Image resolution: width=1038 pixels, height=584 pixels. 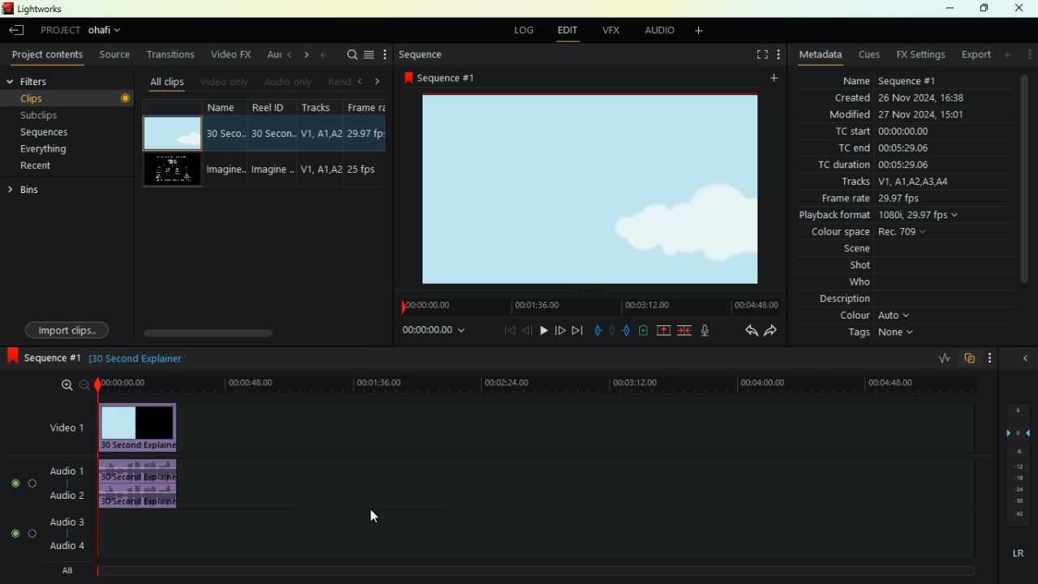 What do you see at coordinates (142, 484) in the screenshot?
I see `audio` at bounding box center [142, 484].